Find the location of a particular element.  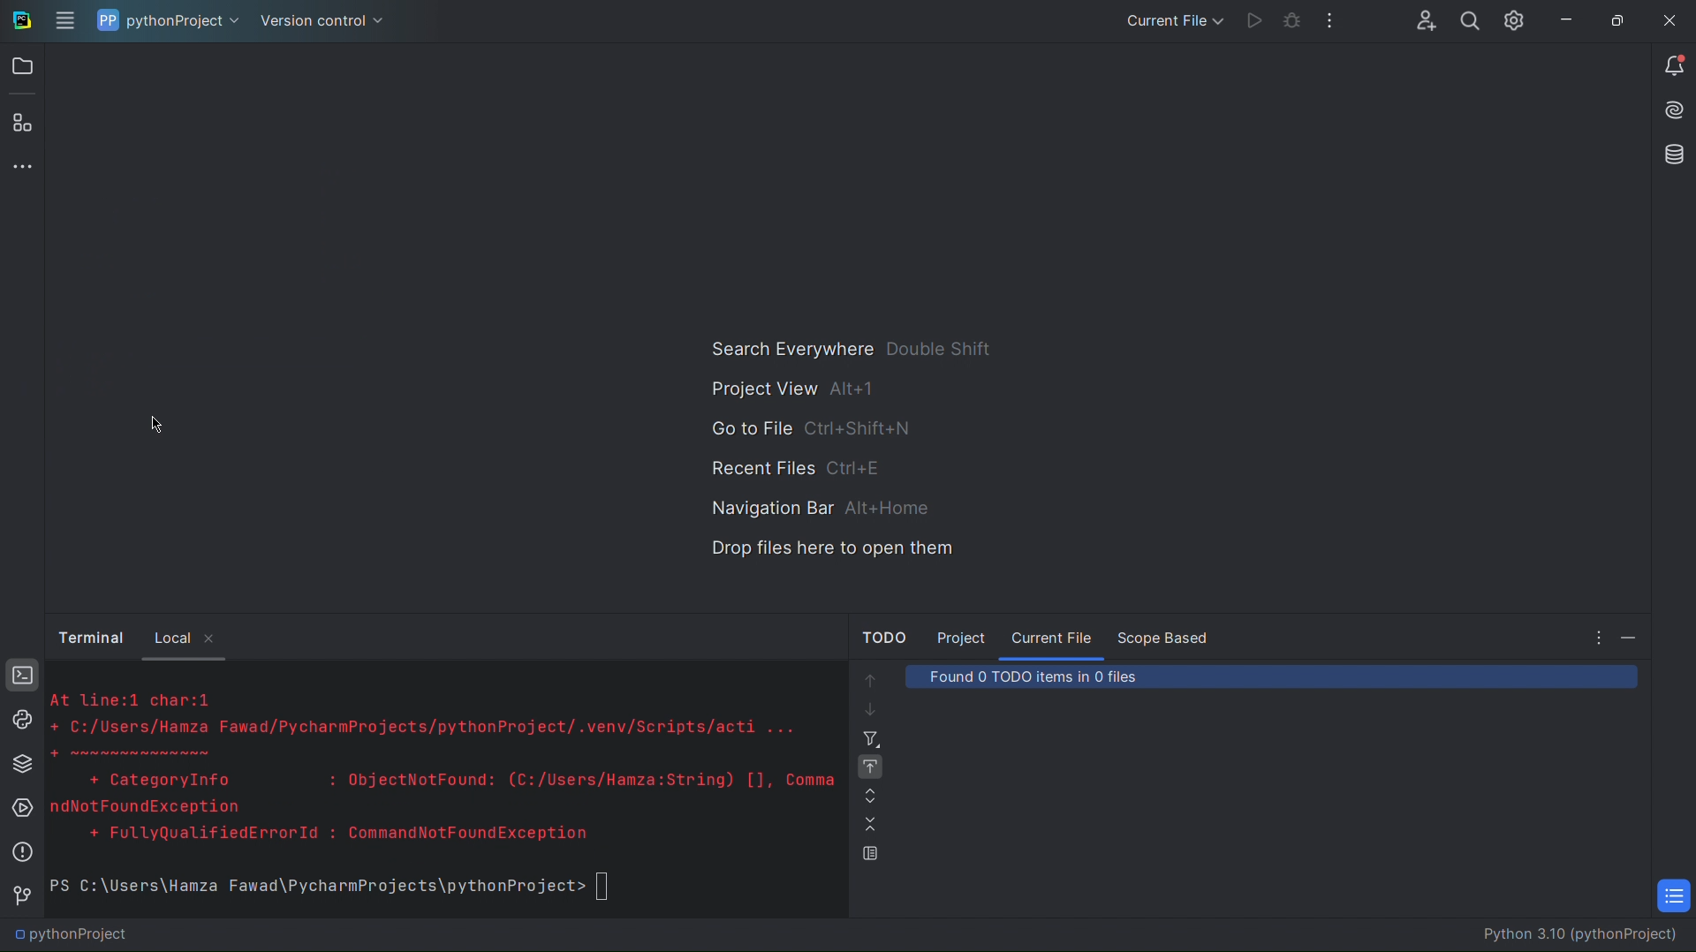

Navigation Bar alt+home is located at coordinates (814, 508).